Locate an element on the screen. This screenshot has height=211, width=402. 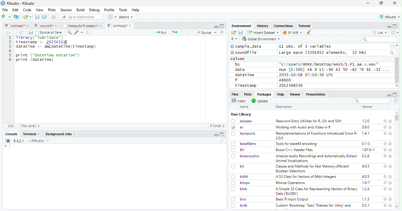
1.0-7 is located at coordinates (366, 183).